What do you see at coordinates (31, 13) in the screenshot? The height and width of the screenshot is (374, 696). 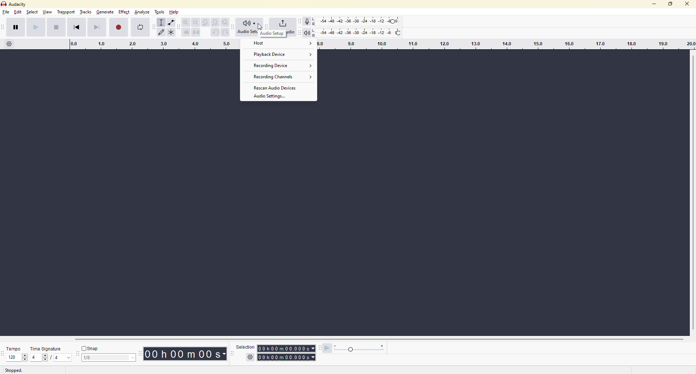 I see `select` at bounding box center [31, 13].